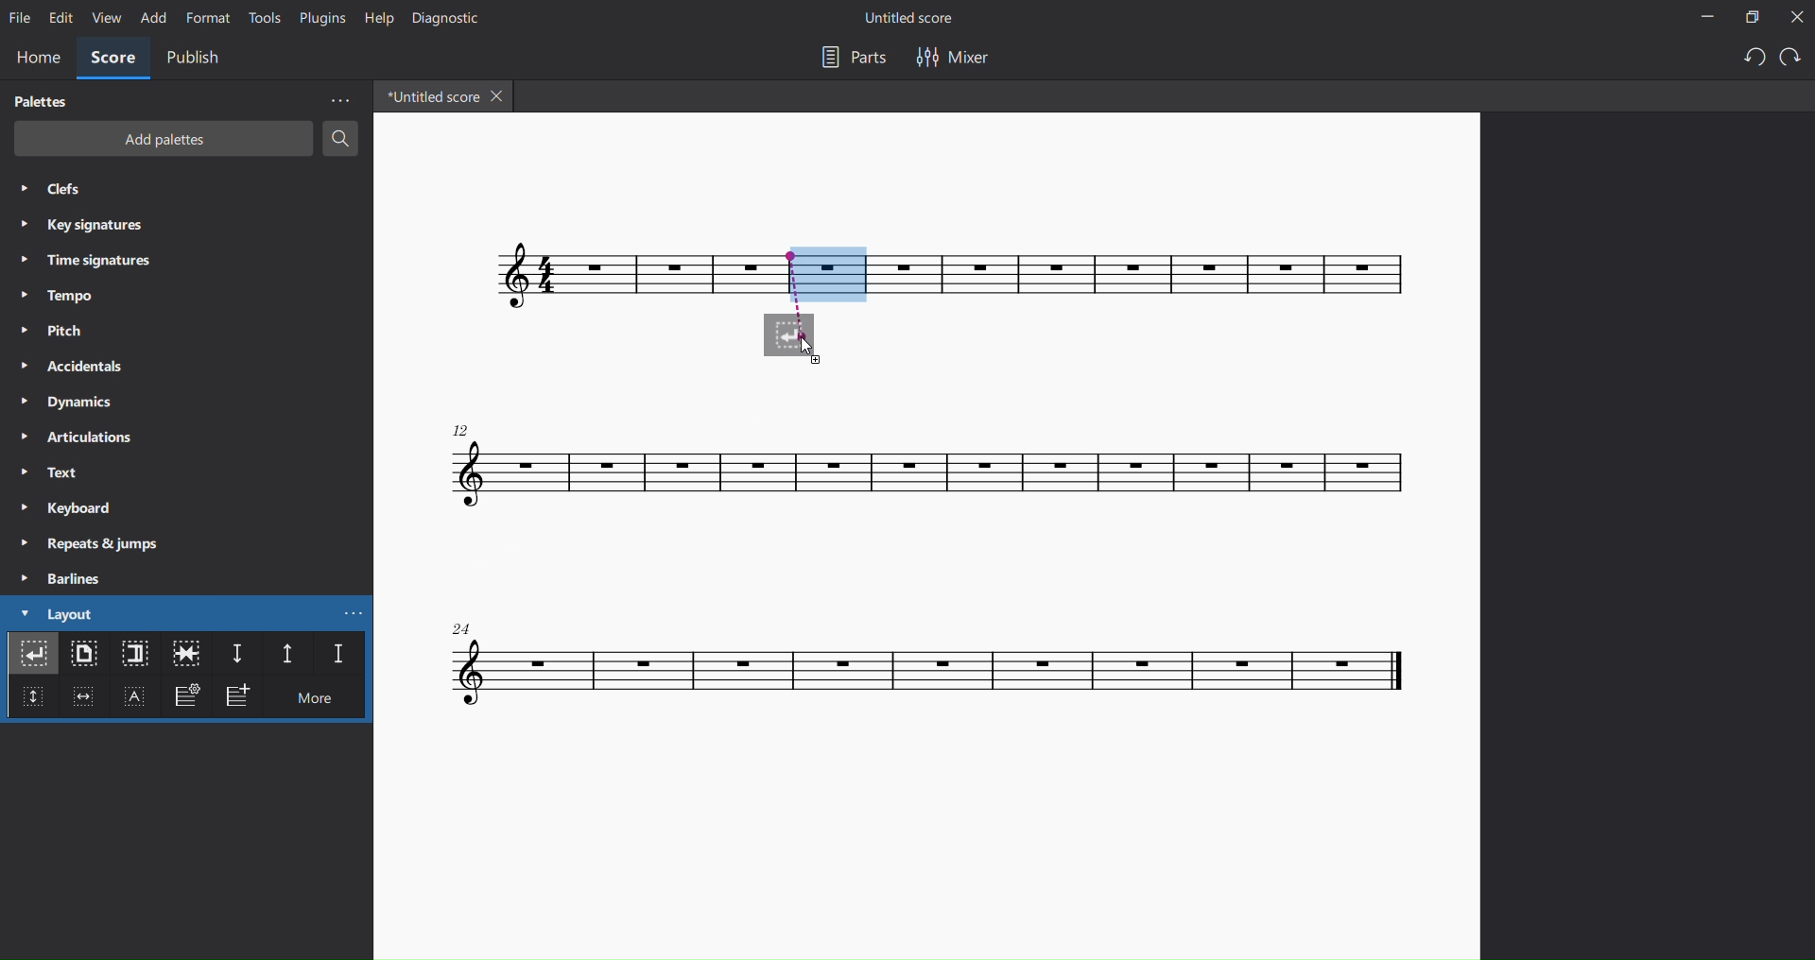 This screenshot has height=960, width=1815. I want to click on staff spacer down, so click(236, 655).